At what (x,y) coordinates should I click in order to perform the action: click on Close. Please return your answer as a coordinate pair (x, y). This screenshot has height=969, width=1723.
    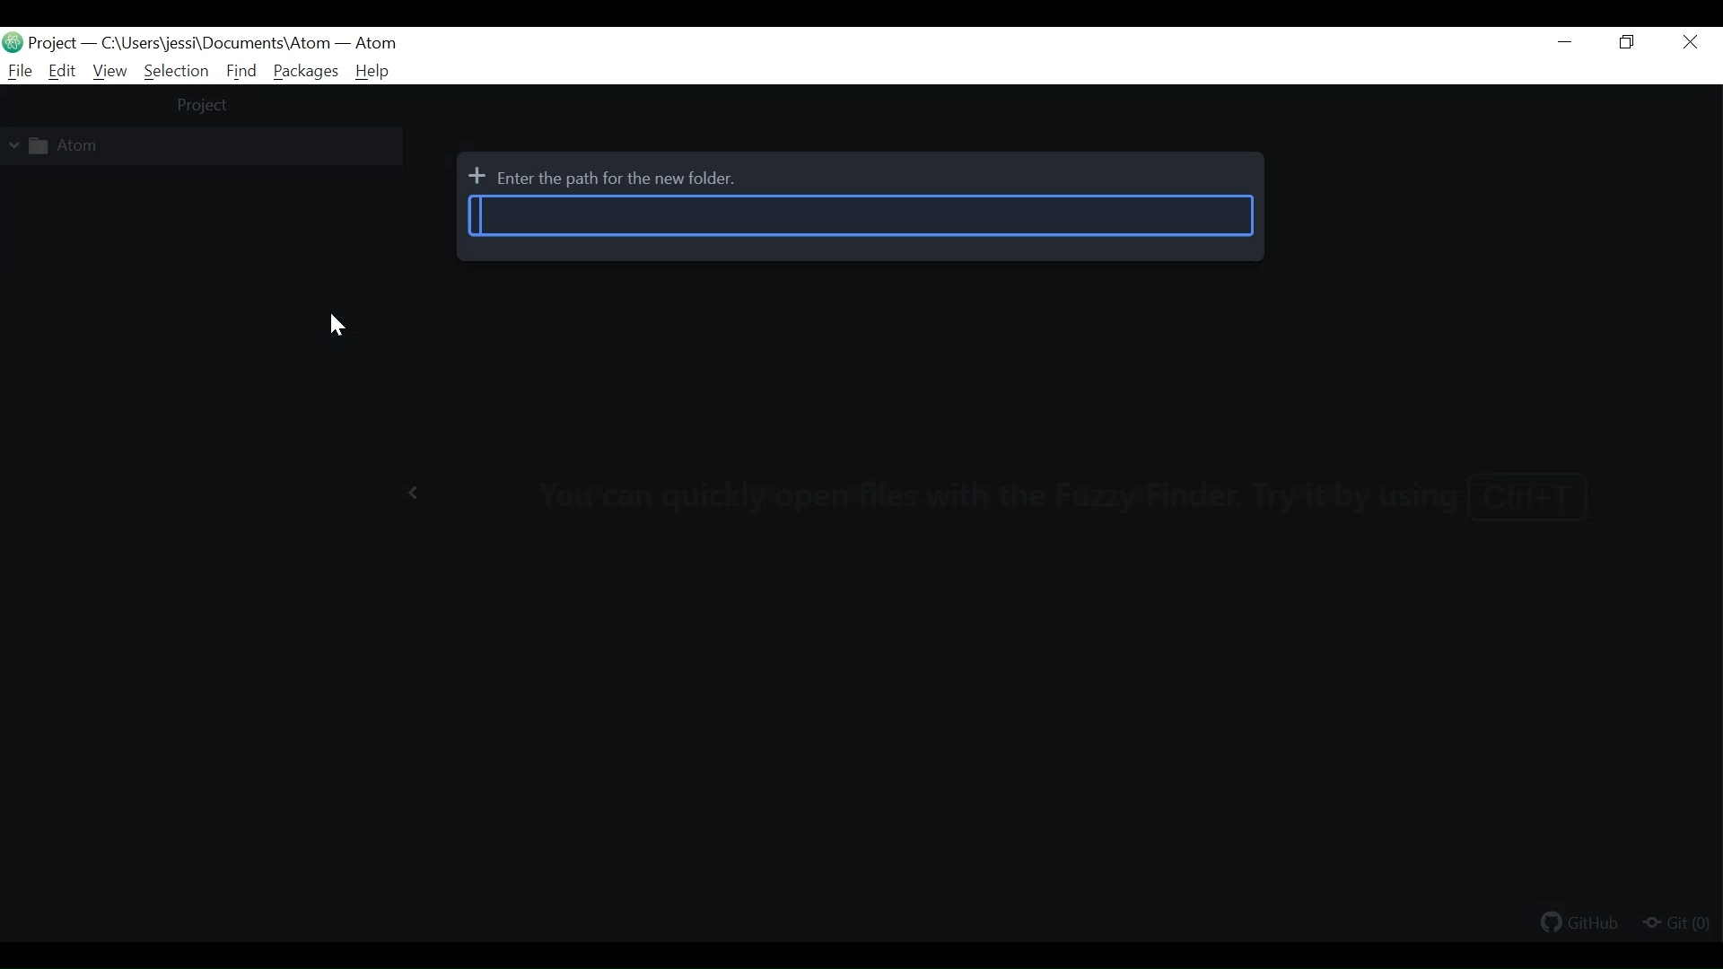
    Looking at the image, I should click on (1692, 43).